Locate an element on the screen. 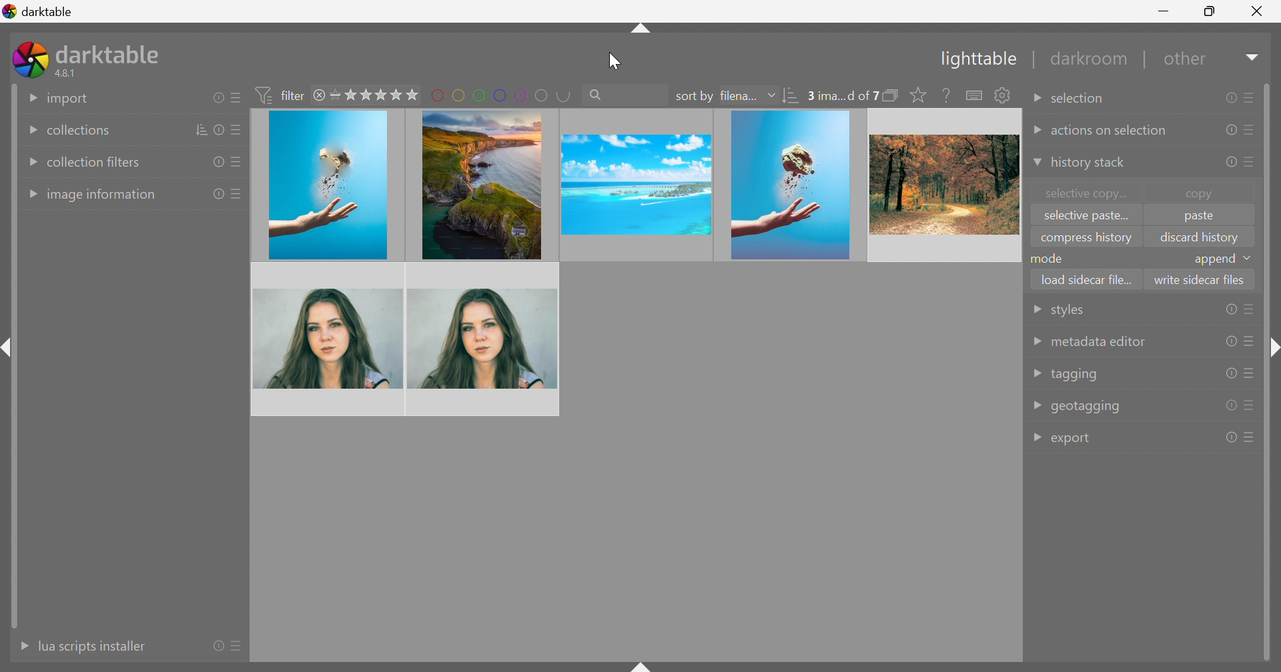 The width and height of the screenshot is (1281, 672). close is located at coordinates (321, 97).